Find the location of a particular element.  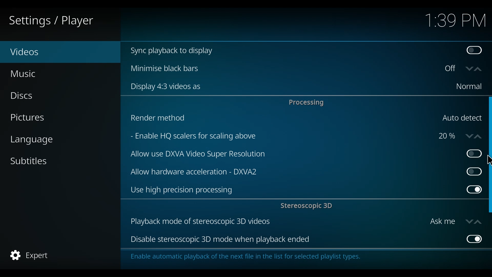

Toggle Sync playback to display is located at coordinates (475, 51).